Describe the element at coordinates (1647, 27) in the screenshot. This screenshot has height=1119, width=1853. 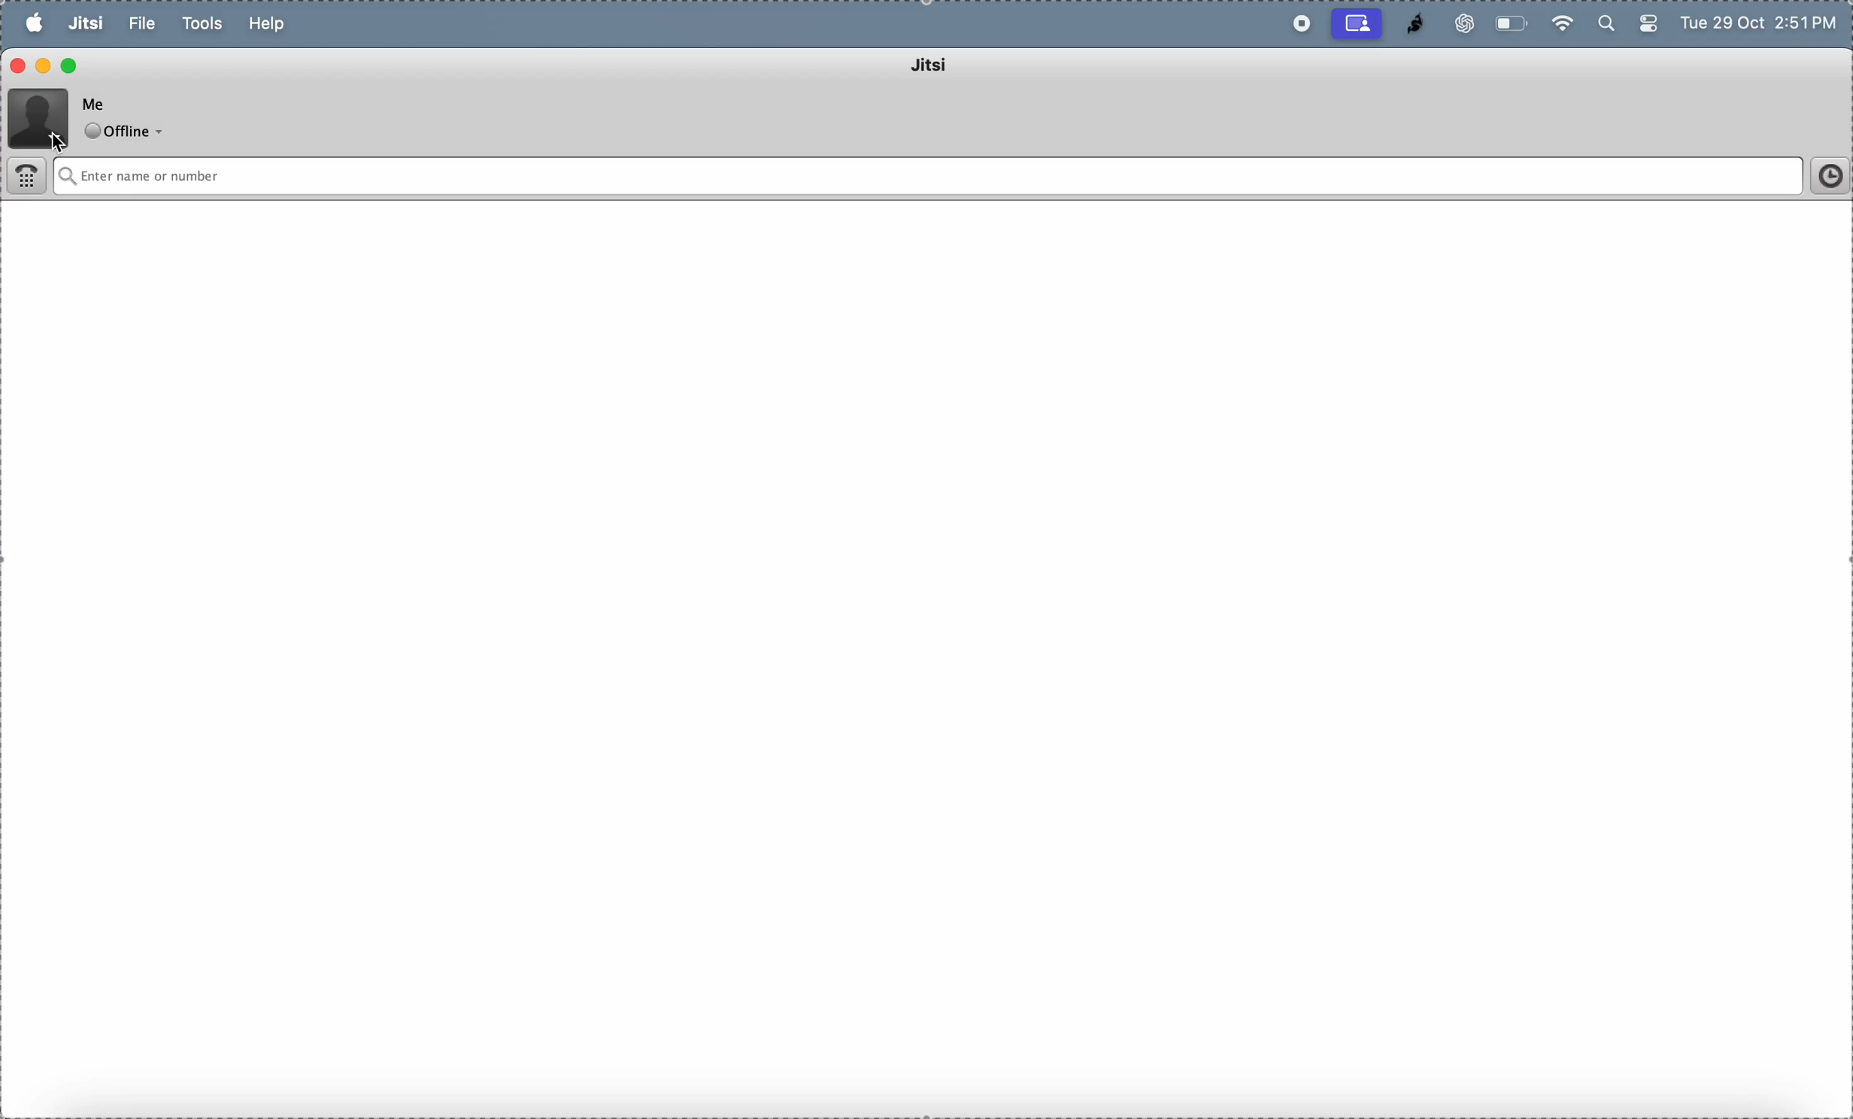
I see `battery` at that location.